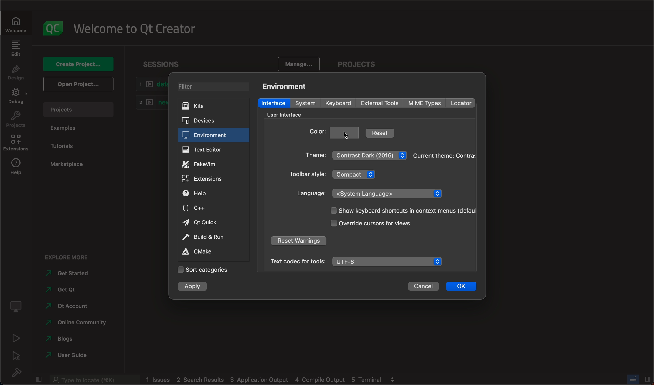 Image resolution: width=654 pixels, height=385 pixels. I want to click on run debug, so click(17, 355).